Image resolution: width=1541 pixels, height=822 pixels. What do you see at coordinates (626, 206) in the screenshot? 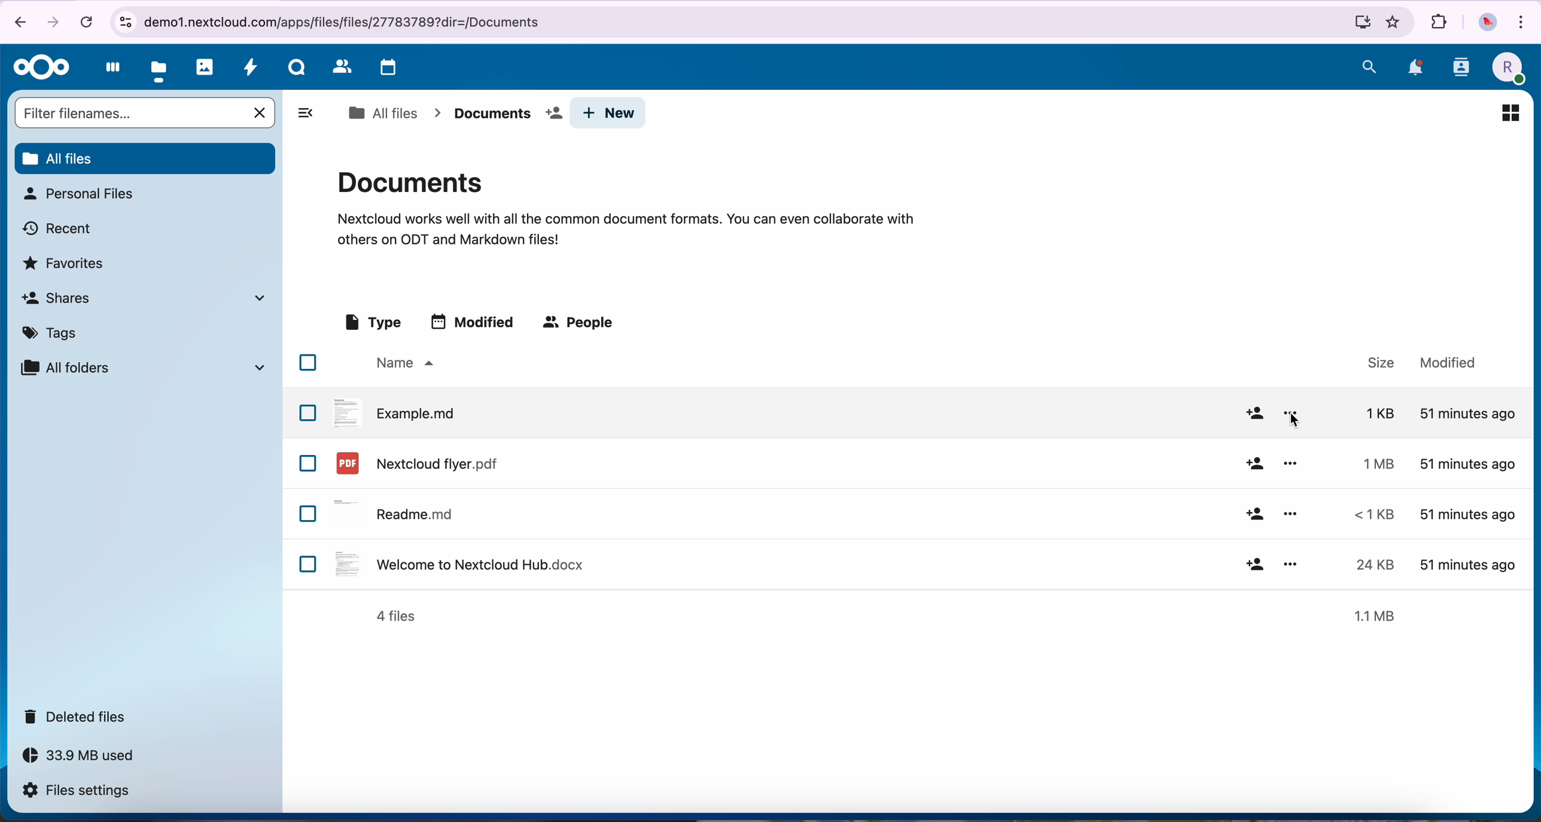
I see `documents` at bounding box center [626, 206].